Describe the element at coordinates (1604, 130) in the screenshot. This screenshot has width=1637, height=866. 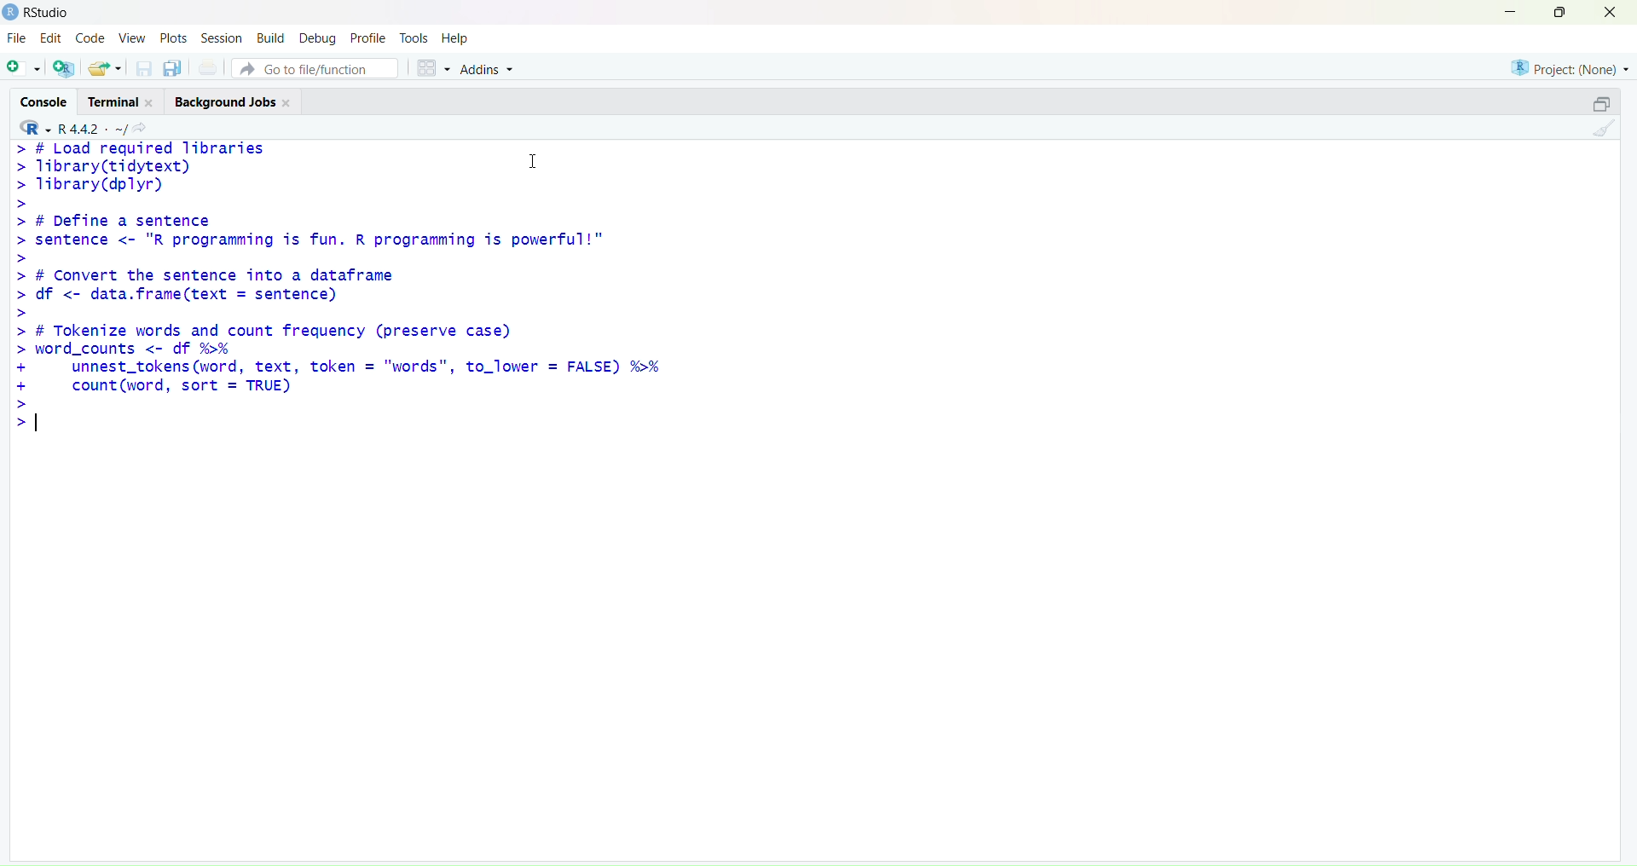
I see `clear console` at that location.